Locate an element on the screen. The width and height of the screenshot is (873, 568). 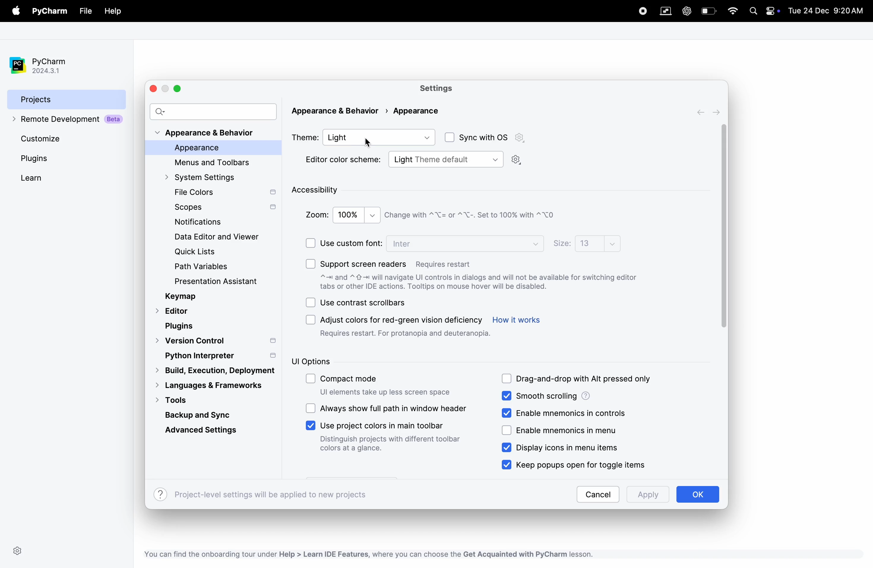
checkbox is located at coordinates (312, 243).